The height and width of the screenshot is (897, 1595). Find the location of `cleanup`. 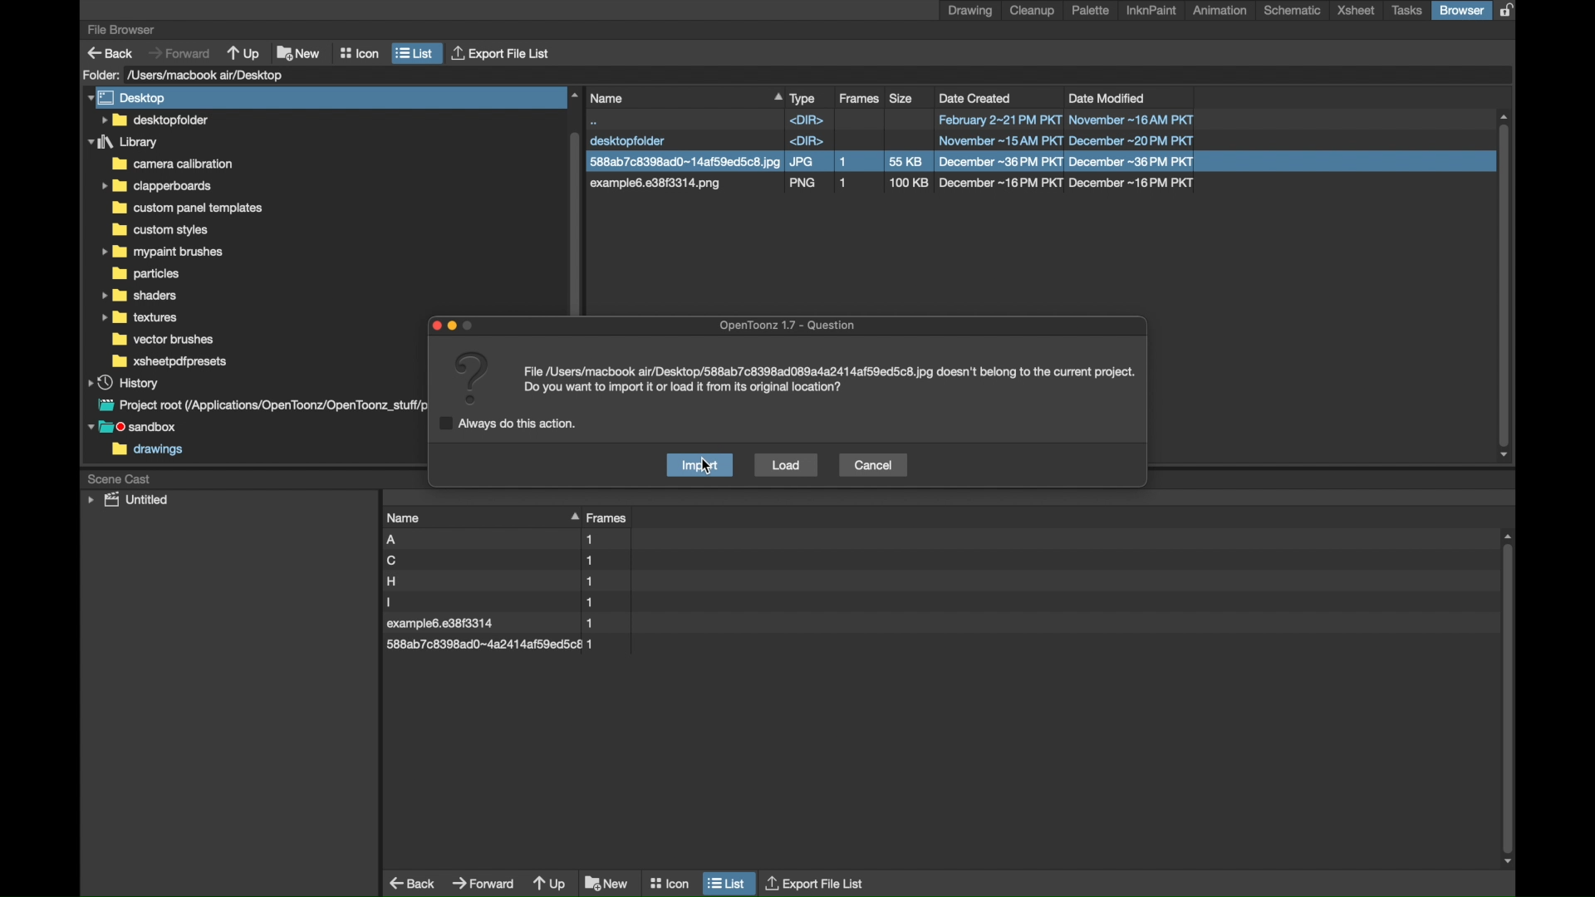

cleanup is located at coordinates (1035, 11).